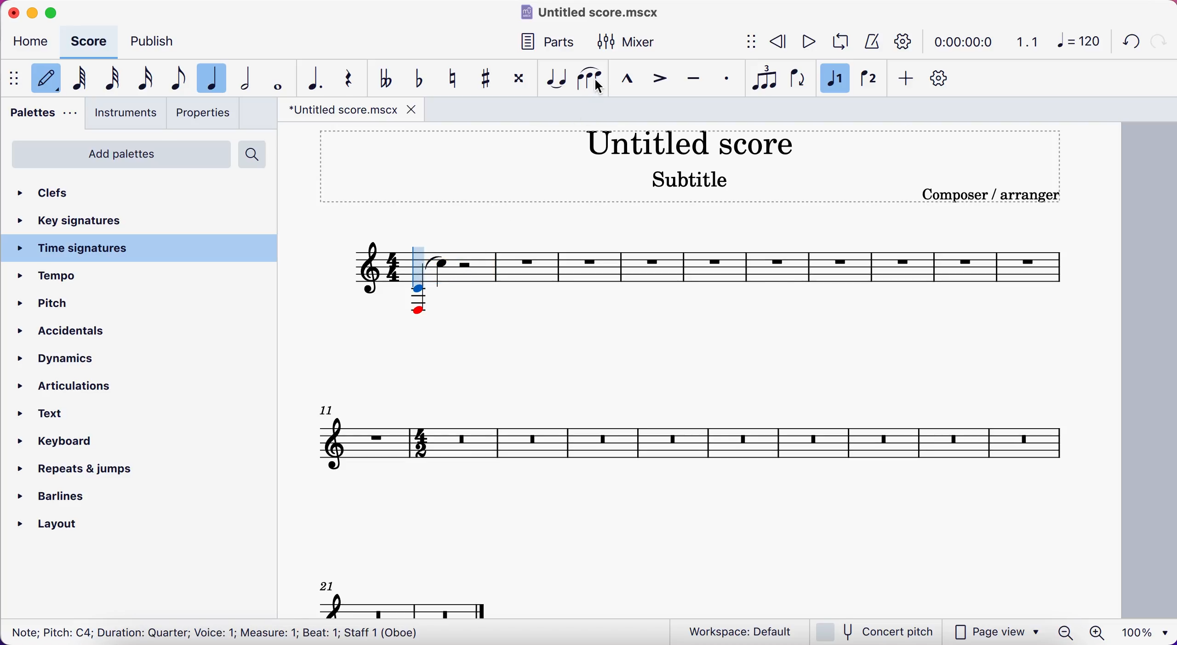 The height and width of the screenshot is (645, 1177). Describe the element at coordinates (388, 78) in the screenshot. I see `toggle double flat` at that location.